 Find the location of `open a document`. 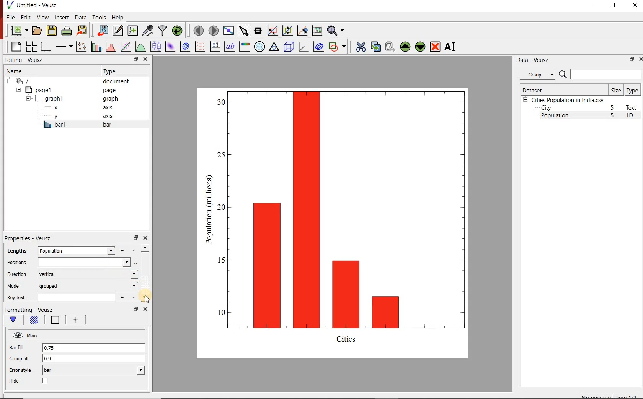

open a document is located at coordinates (36, 31).